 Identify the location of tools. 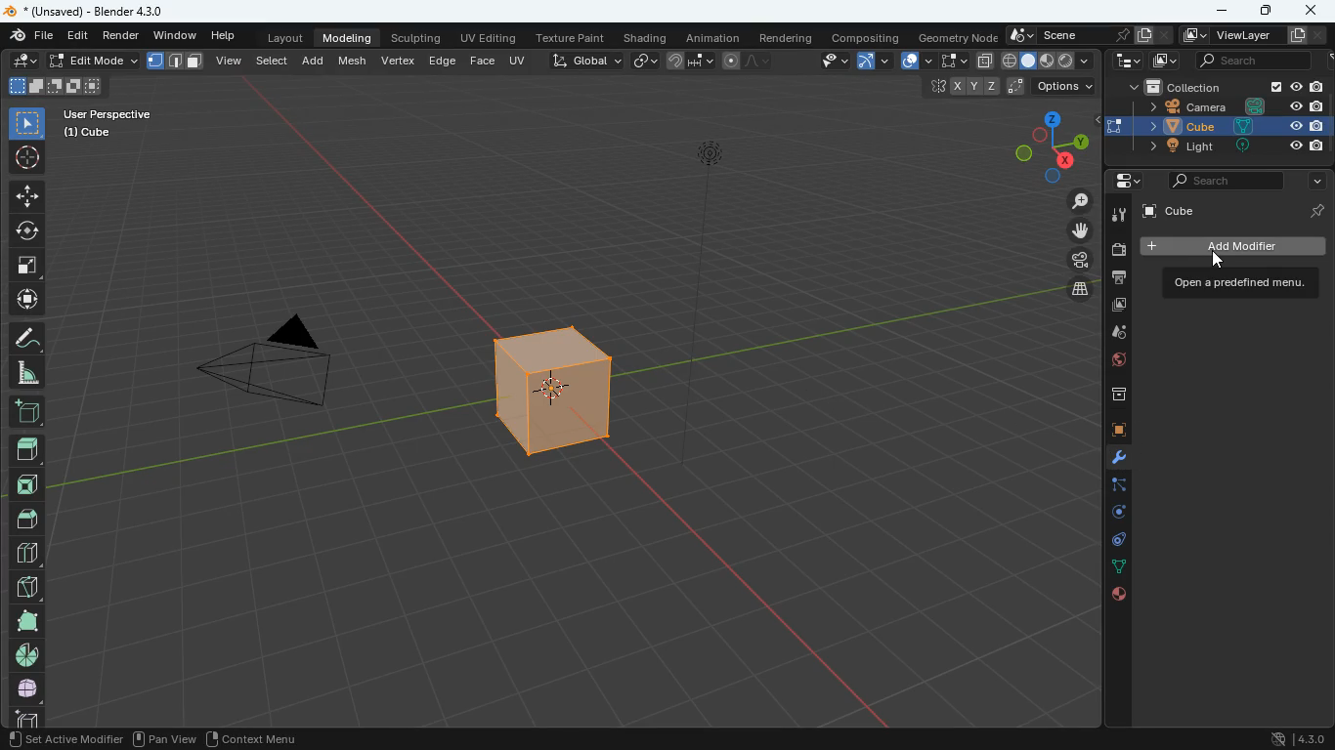
(1109, 460).